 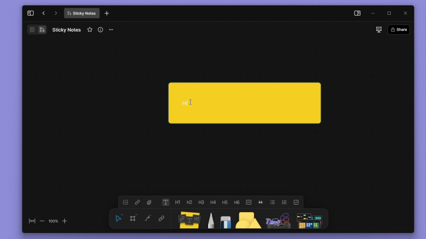 What do you see at coordinates (285, 202) in the screenshot?
I see `numbered list` at bounding box center [285, 202].